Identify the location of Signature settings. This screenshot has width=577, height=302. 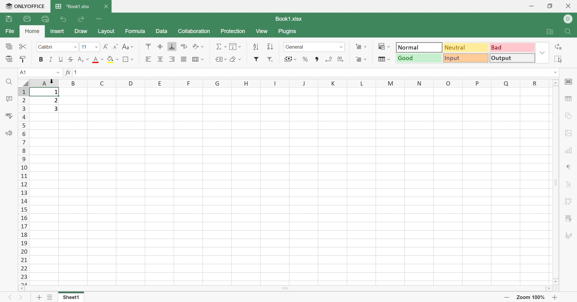
(570, 237).